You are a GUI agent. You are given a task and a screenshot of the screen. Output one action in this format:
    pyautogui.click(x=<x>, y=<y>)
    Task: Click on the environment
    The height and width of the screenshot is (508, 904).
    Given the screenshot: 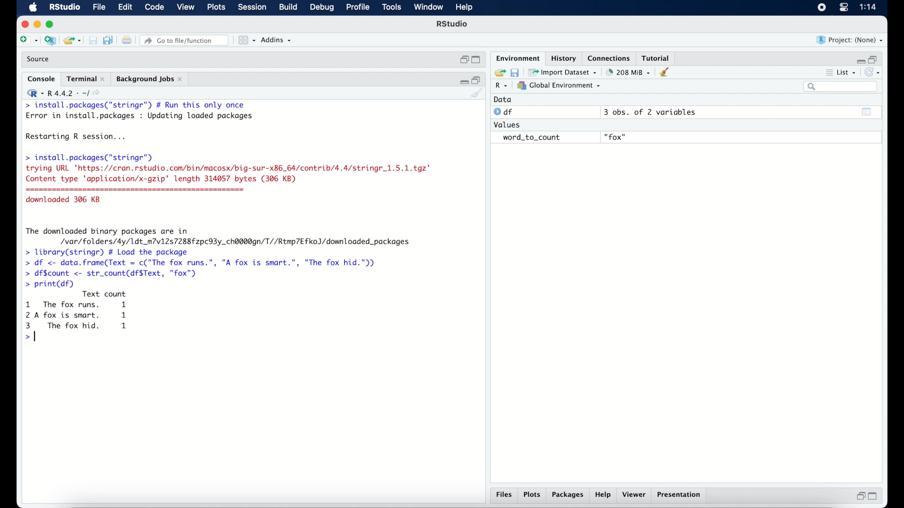 What is the action you would take?
    pyautogui.click(x=517, y=57)
    